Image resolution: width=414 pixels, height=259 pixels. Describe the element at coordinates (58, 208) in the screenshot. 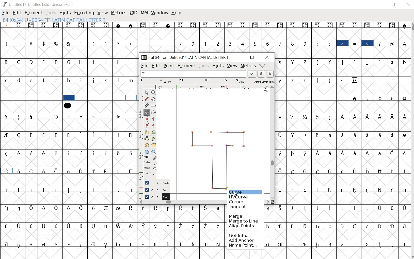

I see `Symbol` at that location.